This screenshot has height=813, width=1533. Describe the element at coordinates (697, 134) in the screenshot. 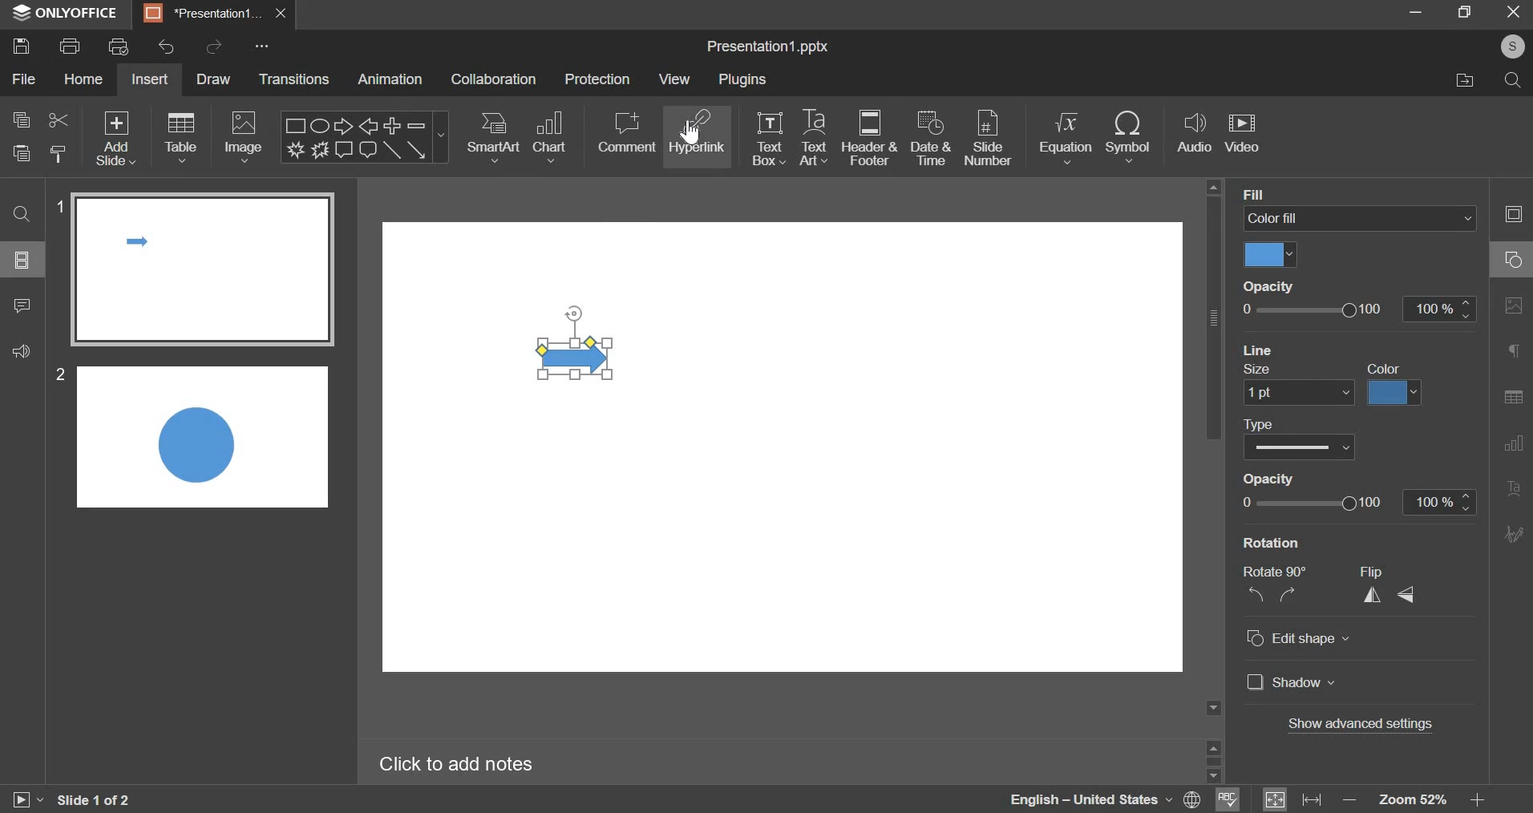

I see `hyperlink` at that location.